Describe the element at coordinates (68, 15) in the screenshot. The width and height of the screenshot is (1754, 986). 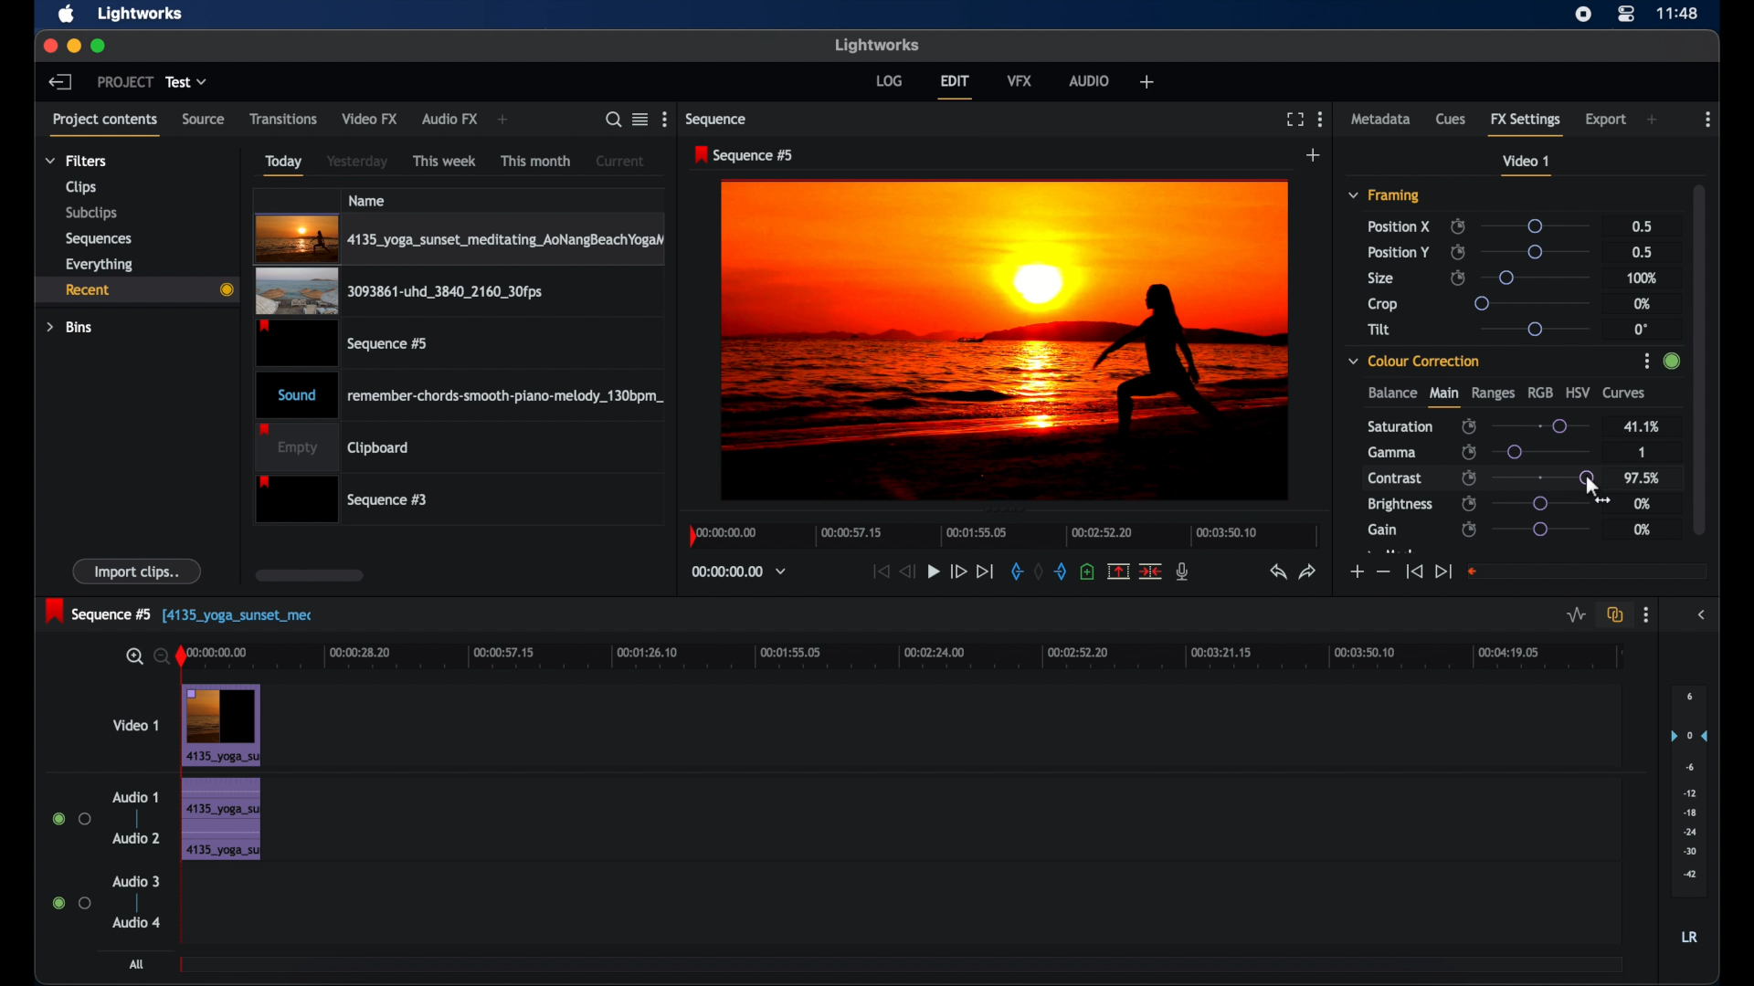
I see `apple icon` at that location.